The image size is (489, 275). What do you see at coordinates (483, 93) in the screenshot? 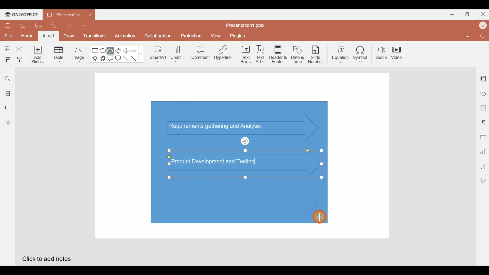
I see `Shape settings` at bounding box center [483, 93].